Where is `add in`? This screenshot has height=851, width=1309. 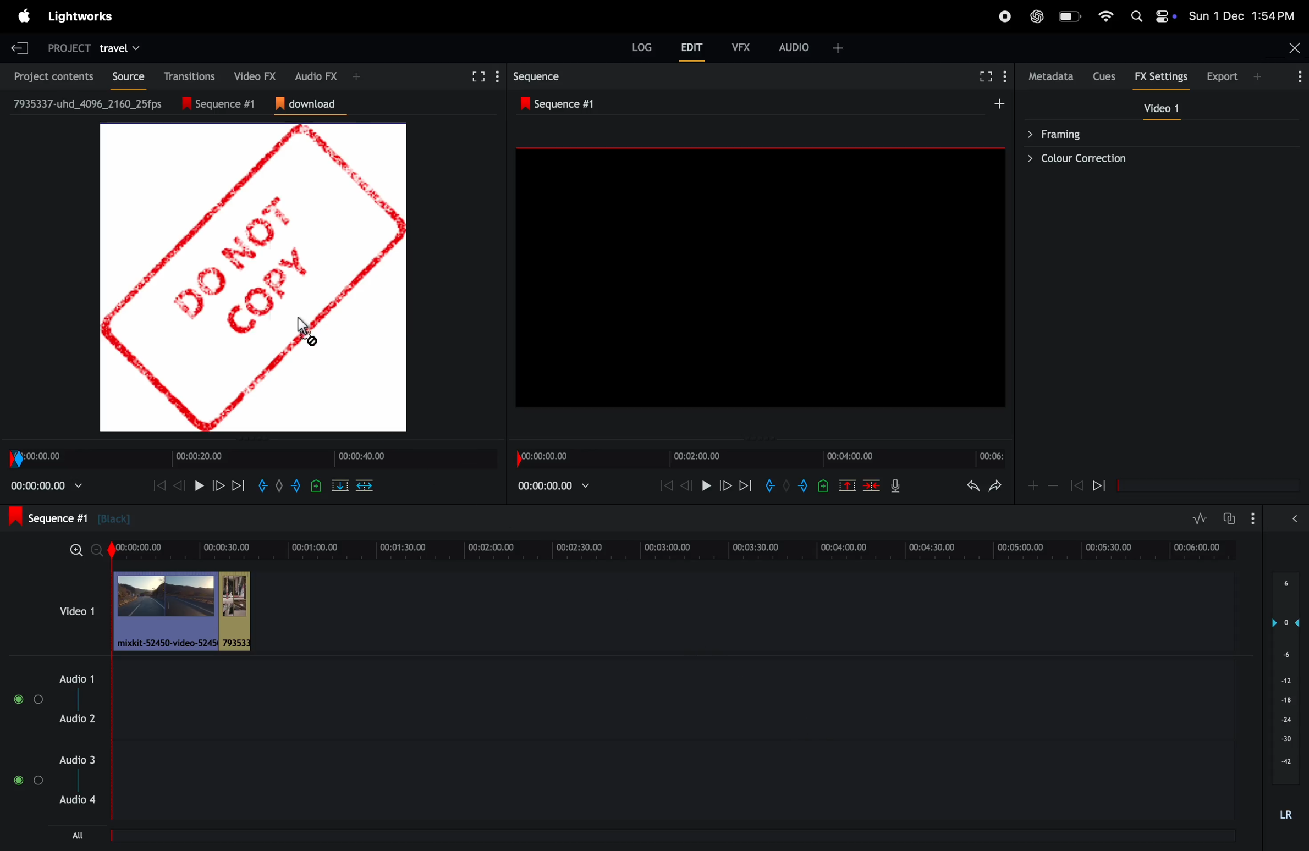 add in is located at coordinates (261, 485).